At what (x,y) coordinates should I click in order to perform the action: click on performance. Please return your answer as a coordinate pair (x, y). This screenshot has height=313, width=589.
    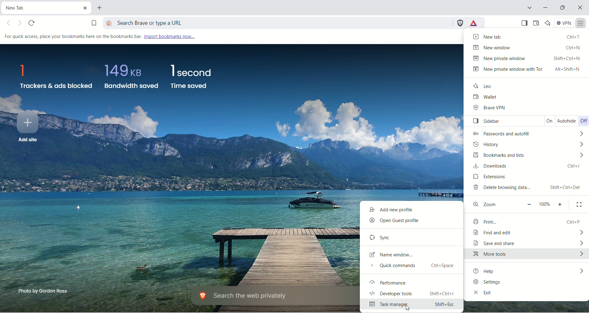
    Looking at the image, I should click on (414, 282).